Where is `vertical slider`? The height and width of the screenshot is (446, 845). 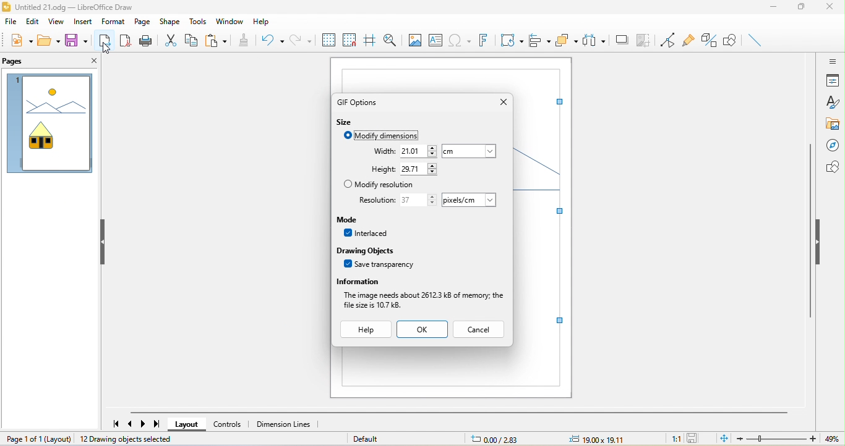 vertical slider is located at coordinates (810, 230).